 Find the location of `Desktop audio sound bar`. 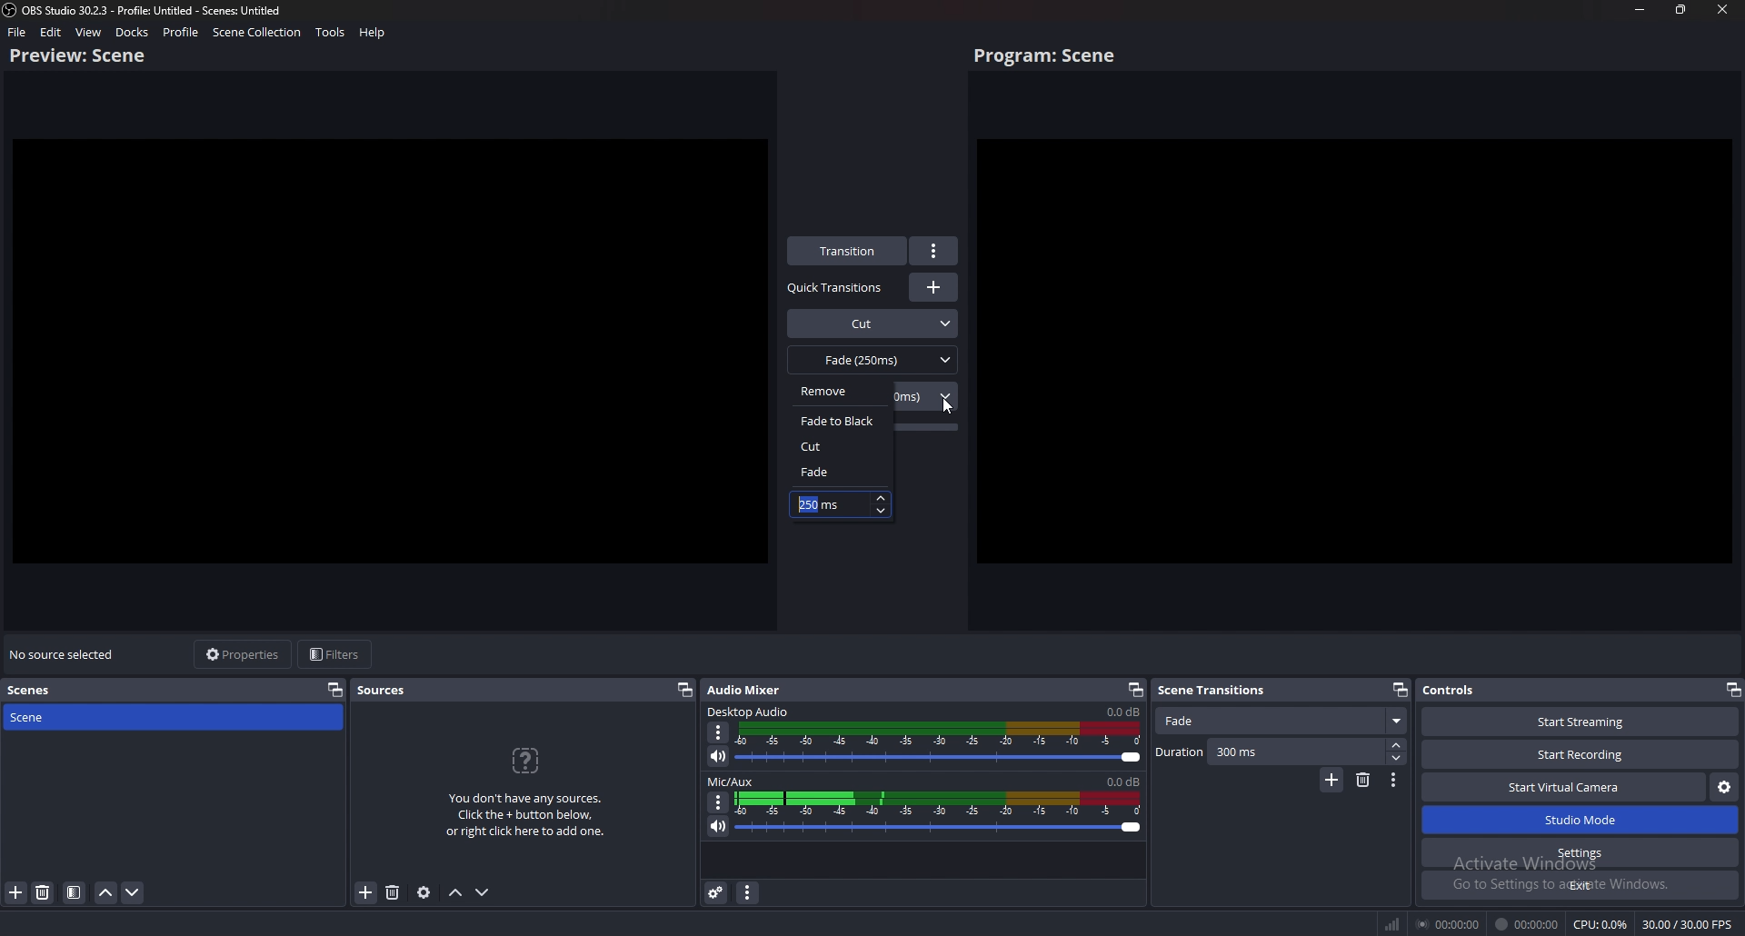

Desktop audio sound bar is located at coordinates (942, 745).